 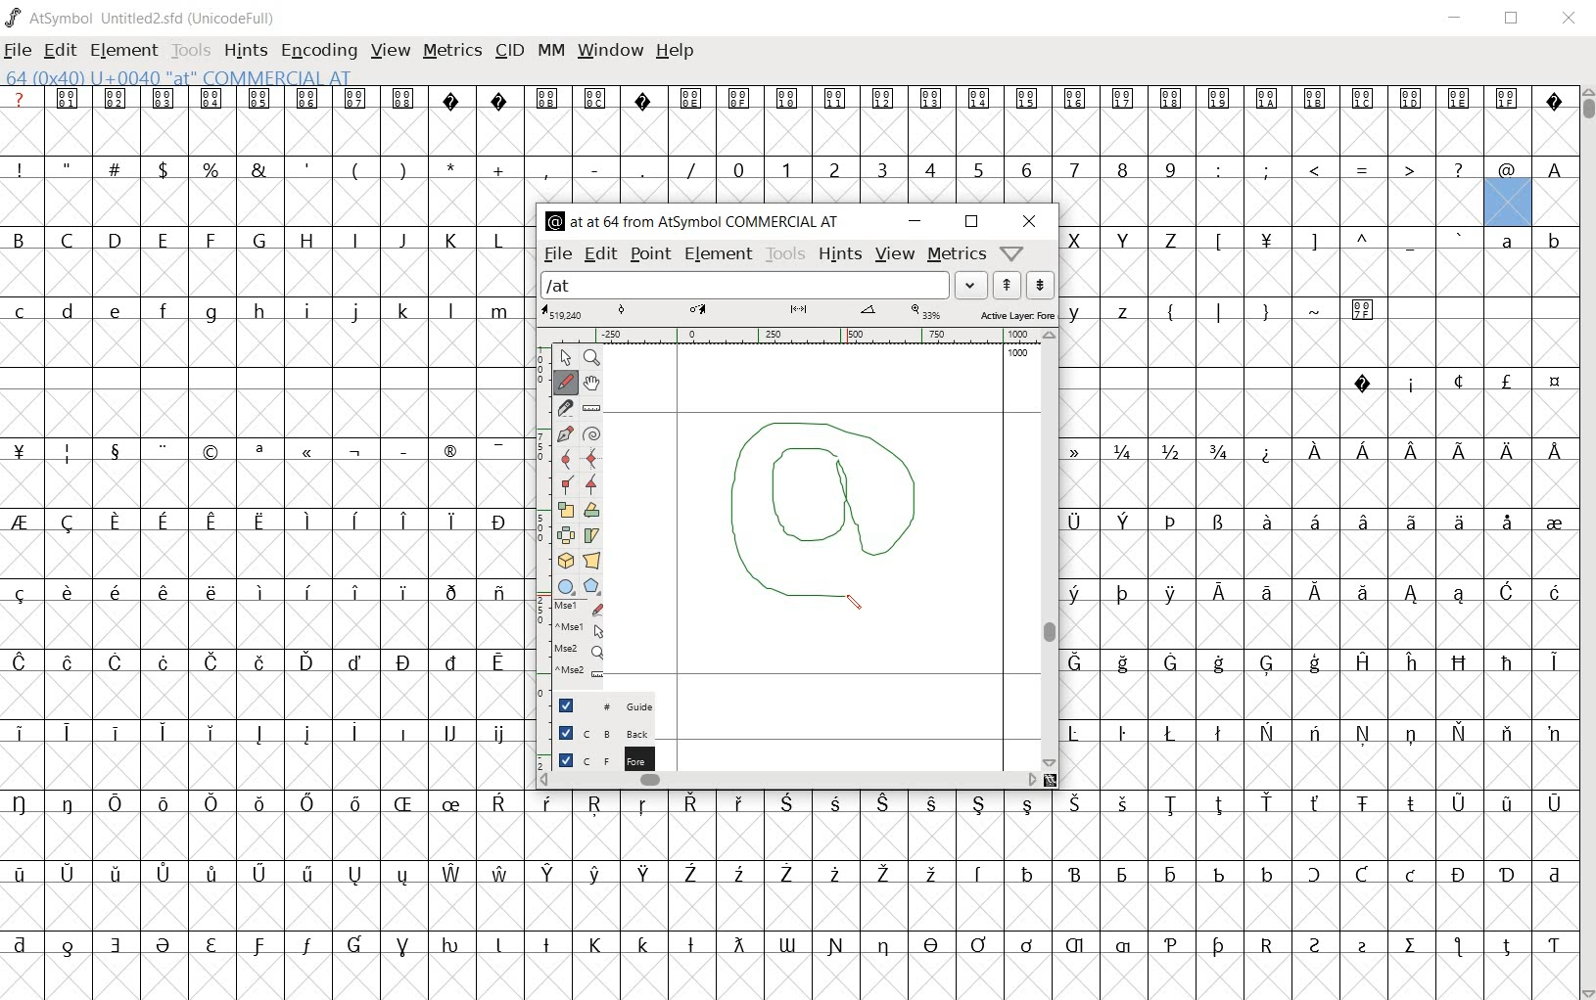 What do you see at coordinates (190, 52) in the screenshot?
I see `TOOLS` at bounding box center [190, 52].